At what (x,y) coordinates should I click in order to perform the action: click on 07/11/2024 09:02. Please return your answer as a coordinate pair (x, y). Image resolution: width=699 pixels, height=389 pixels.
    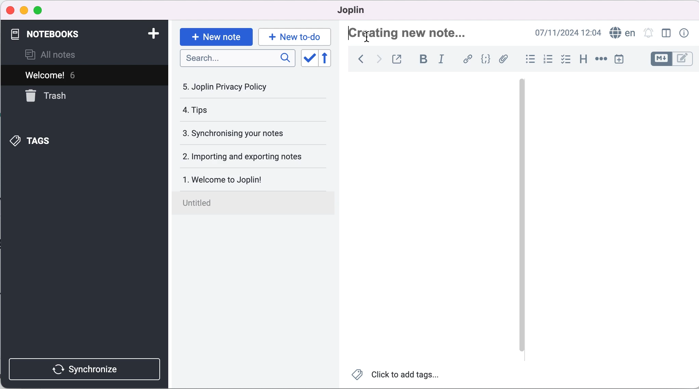
    Looking at the image, I should click on (565, 32).